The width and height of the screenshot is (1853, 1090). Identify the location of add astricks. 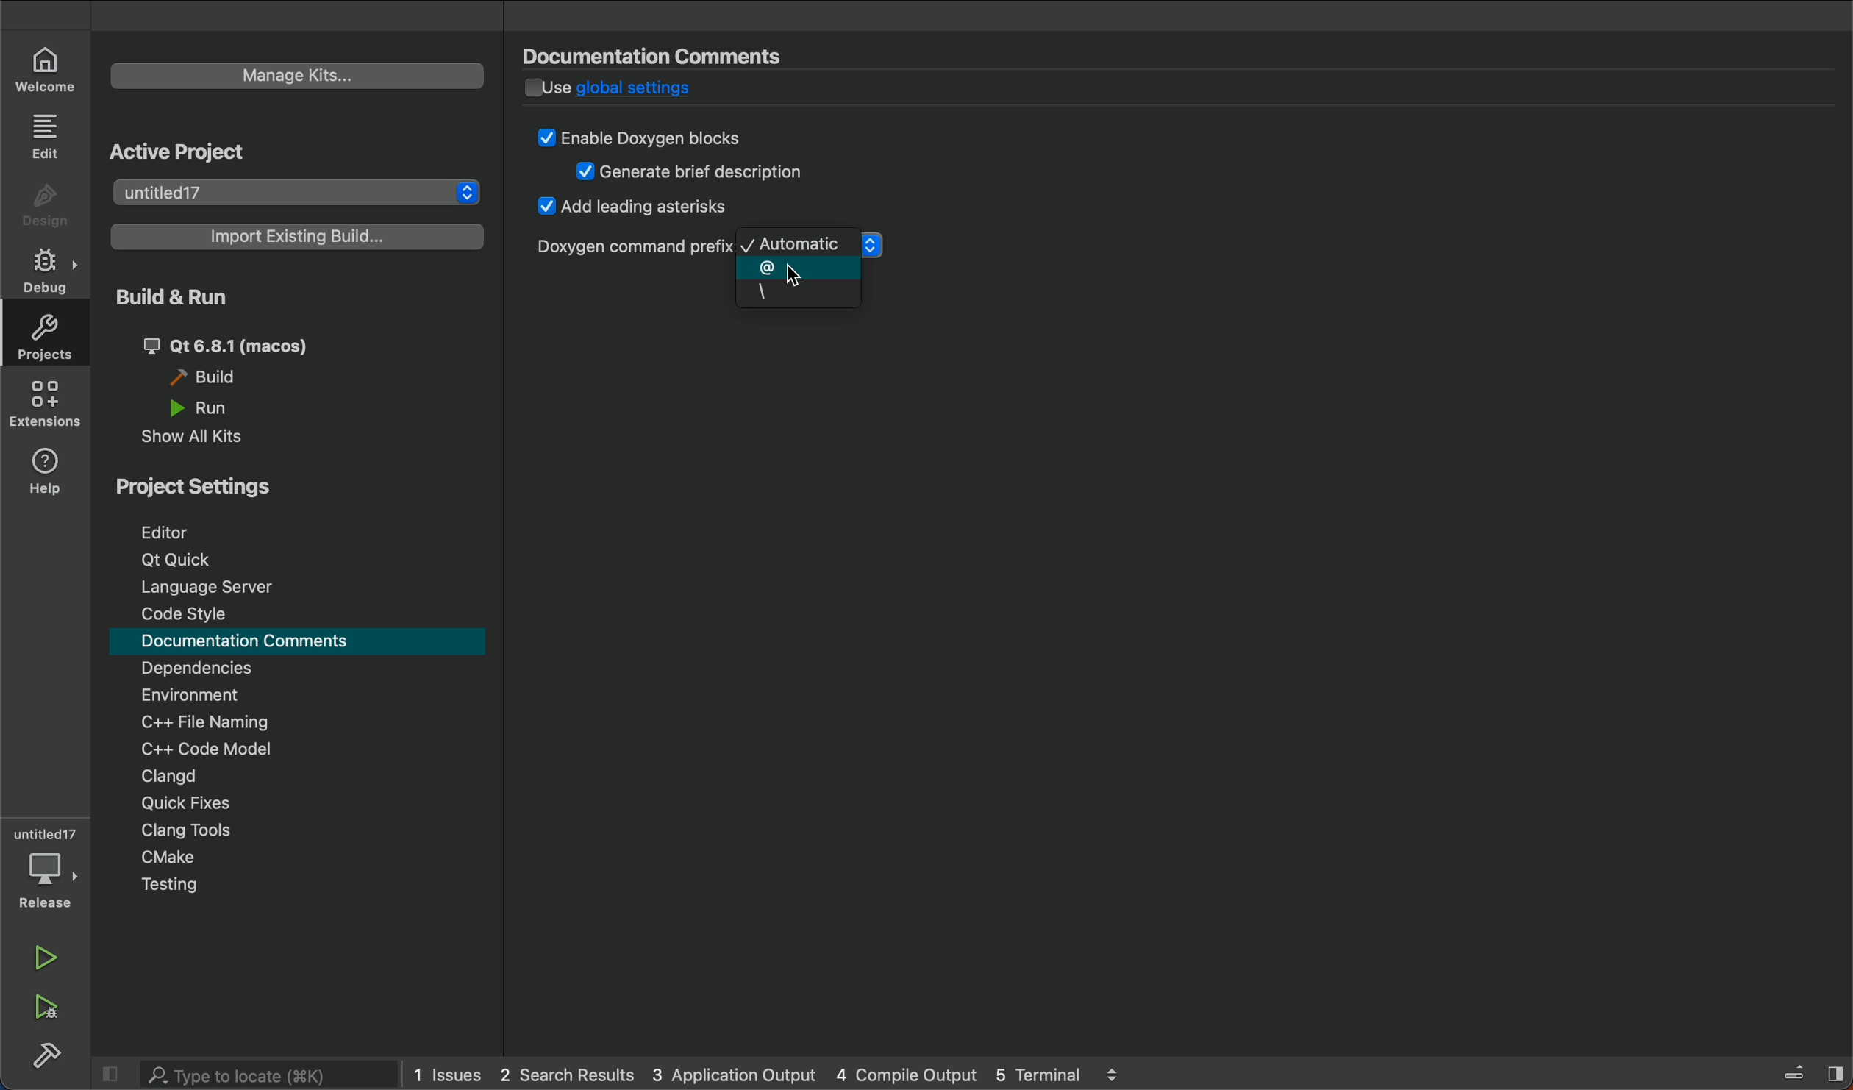
(635, 210).